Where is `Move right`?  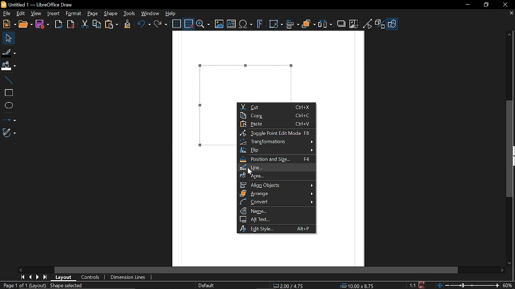
Move right is located at coordinates (503, 271).